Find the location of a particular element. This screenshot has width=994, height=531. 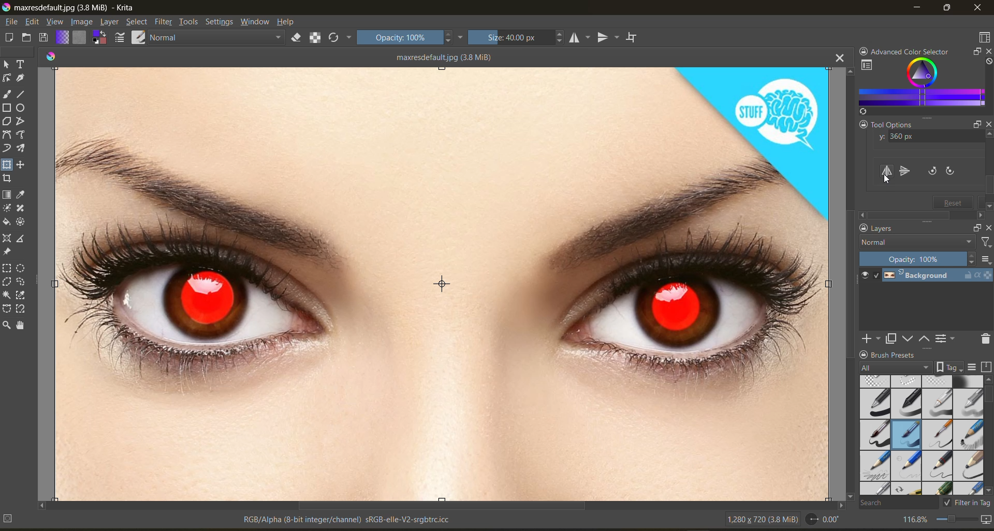

create is located at coordinates (8, 39).